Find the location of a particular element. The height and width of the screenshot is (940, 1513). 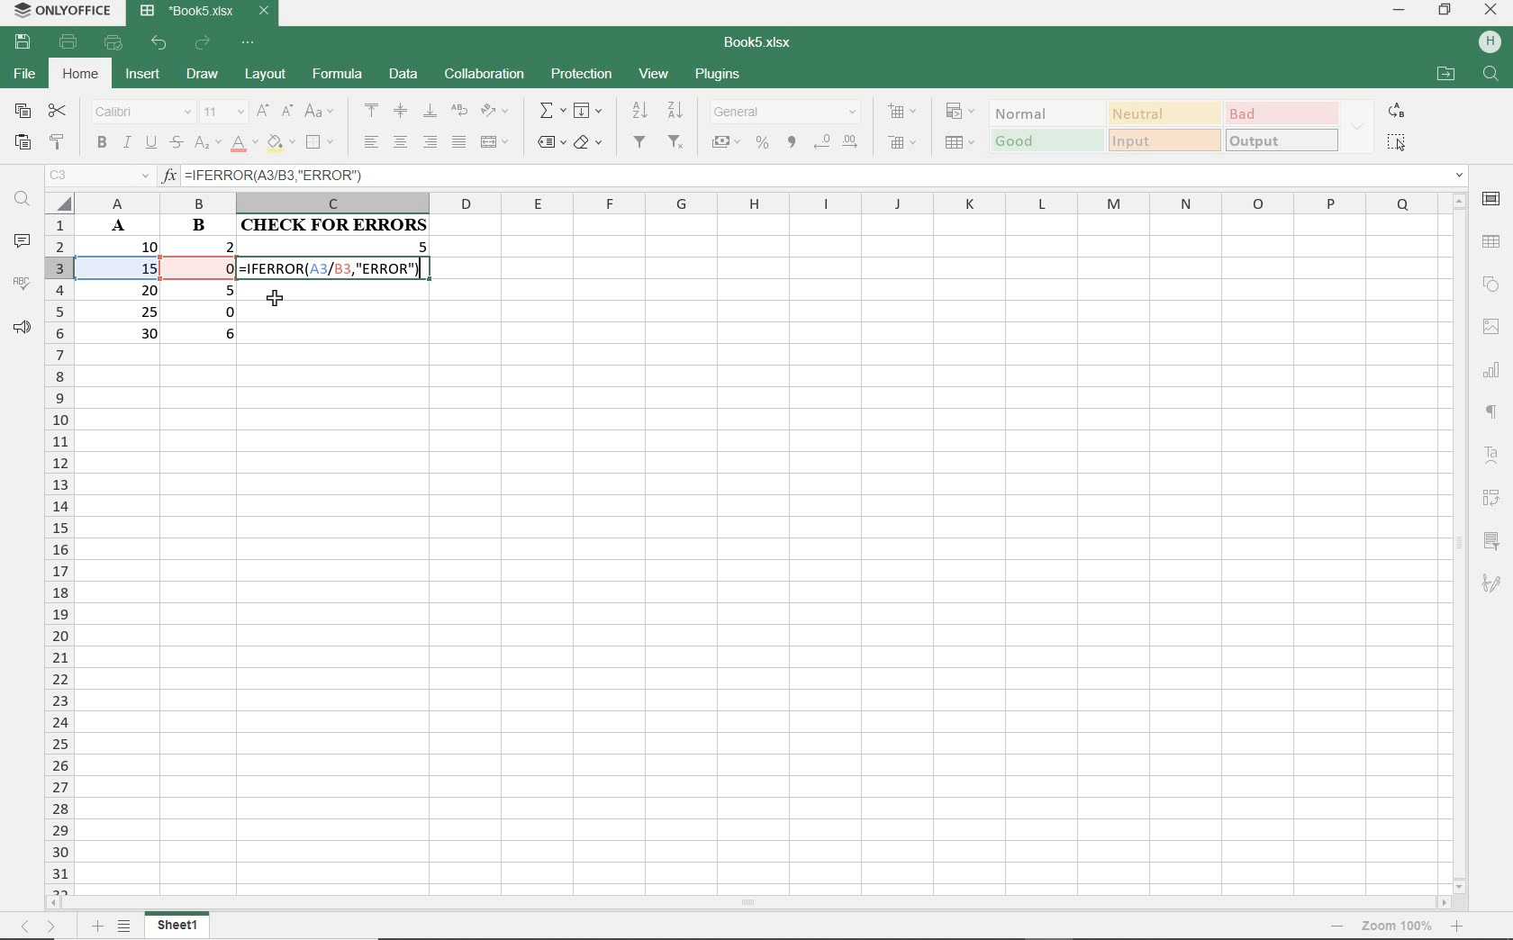

ALIGN RIGHT is located at coordinates (430, 143).